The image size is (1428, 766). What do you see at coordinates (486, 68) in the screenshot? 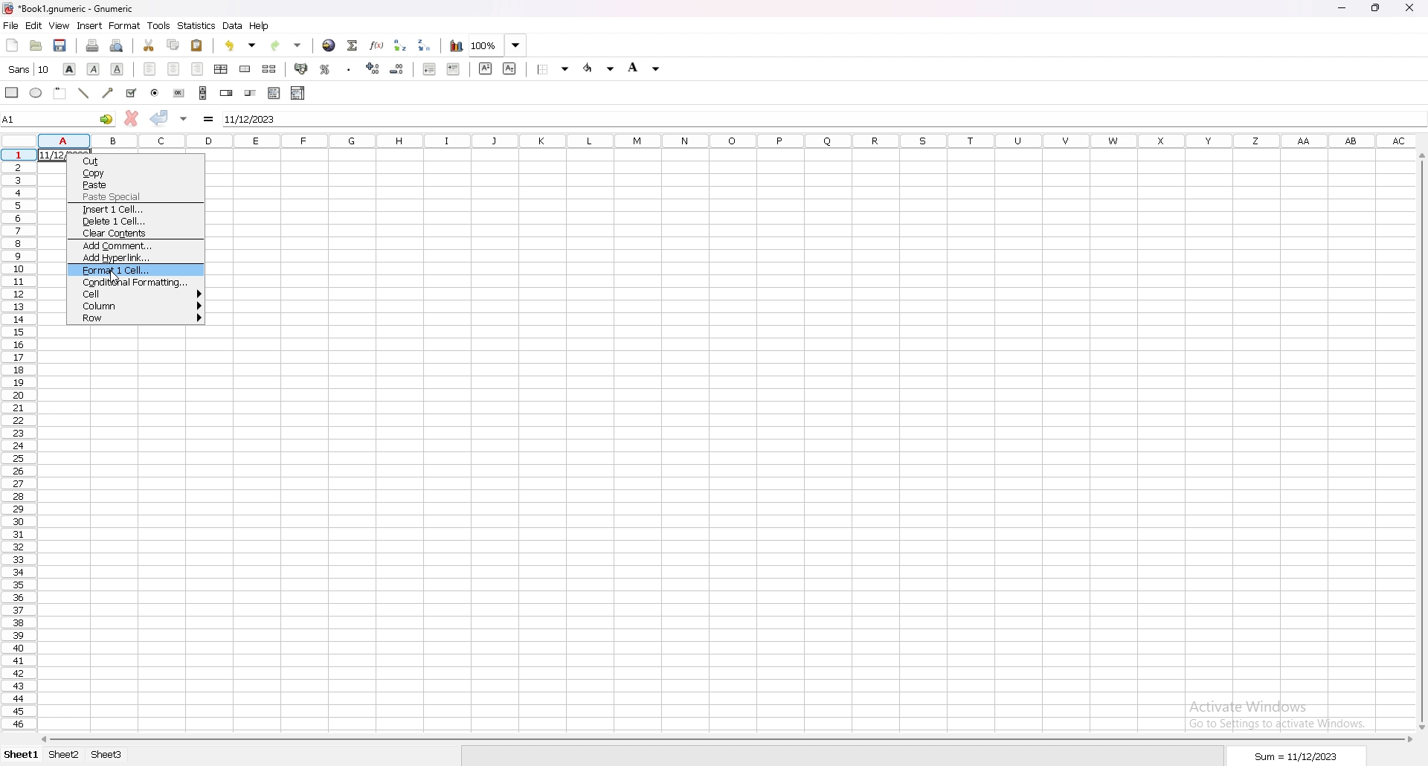
I see `sueprscript` at bounding box center [486, 68].